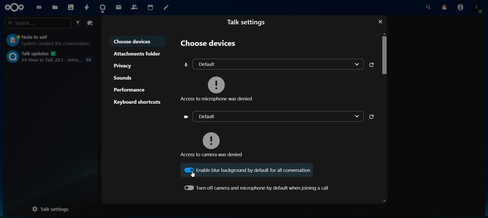  What do you see at coordinates (194, 174) in the screenshot?
I see `cursor` at bounding box center [194, 174].